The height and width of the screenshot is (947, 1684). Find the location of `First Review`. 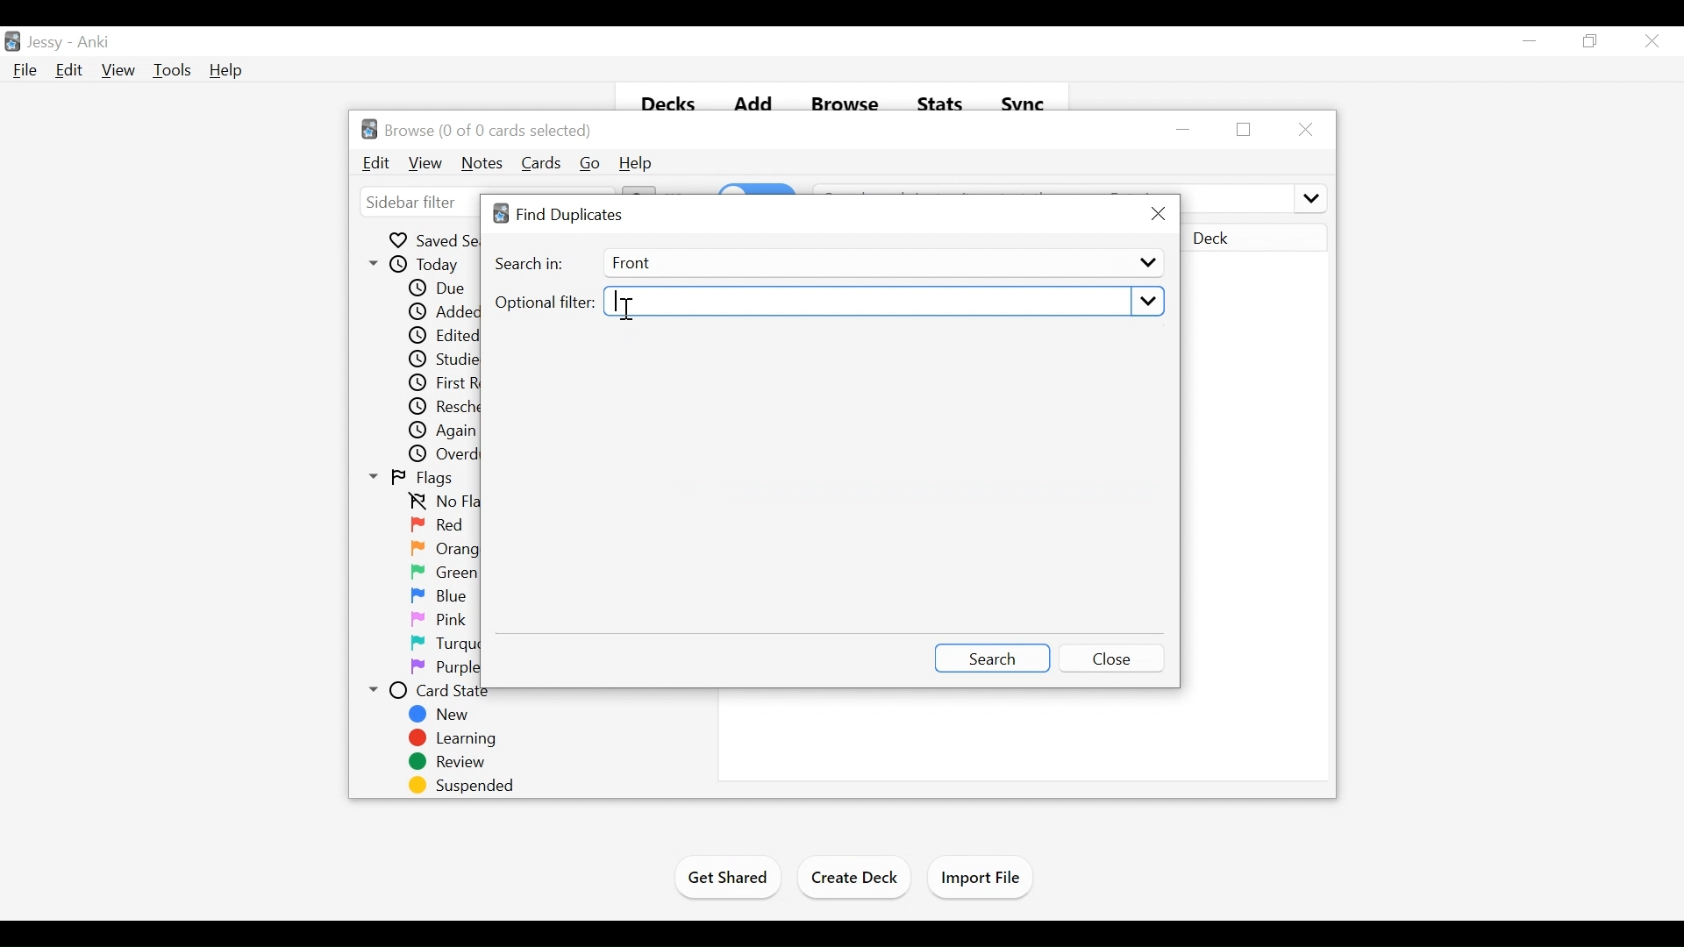

First Review is located at coordinates (443, 383).